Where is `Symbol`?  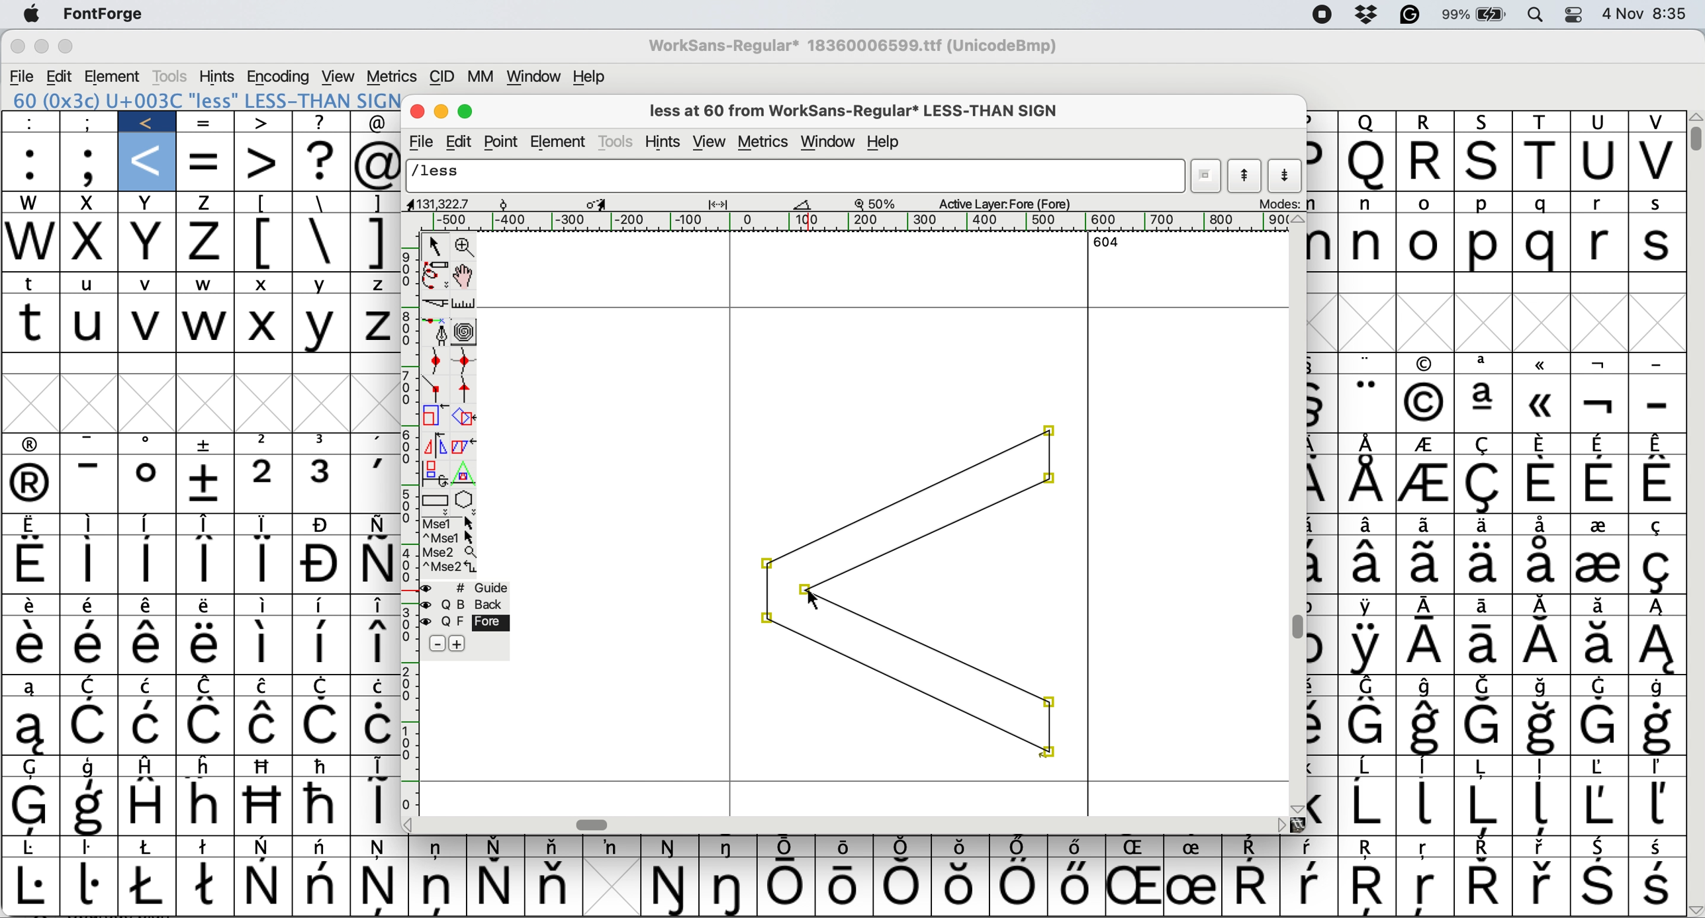 Symbol is located at coordinates (148, 726).